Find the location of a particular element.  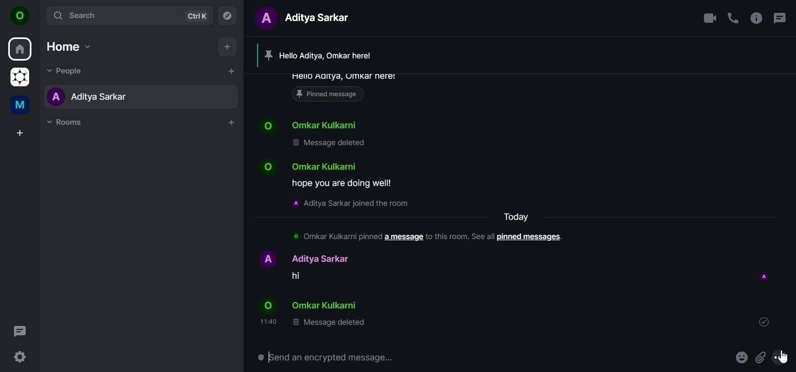

aditya sarkar is located at coordinates (88, 96).